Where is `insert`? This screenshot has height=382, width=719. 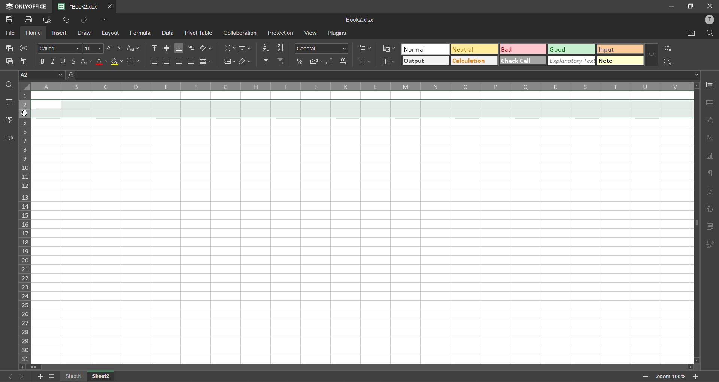
insert is located at coordinates (60, 32).